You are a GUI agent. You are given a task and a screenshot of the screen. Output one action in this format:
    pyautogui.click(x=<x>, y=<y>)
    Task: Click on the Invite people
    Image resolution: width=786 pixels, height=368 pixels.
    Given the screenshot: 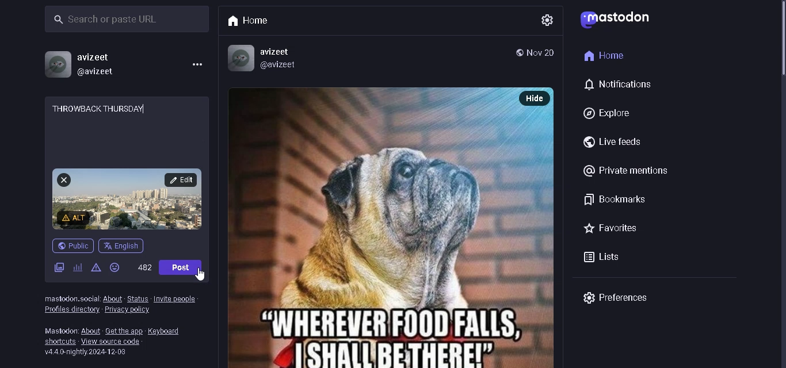 What is the action you would take?
    pyautogui.click(x=174, y=297)
    